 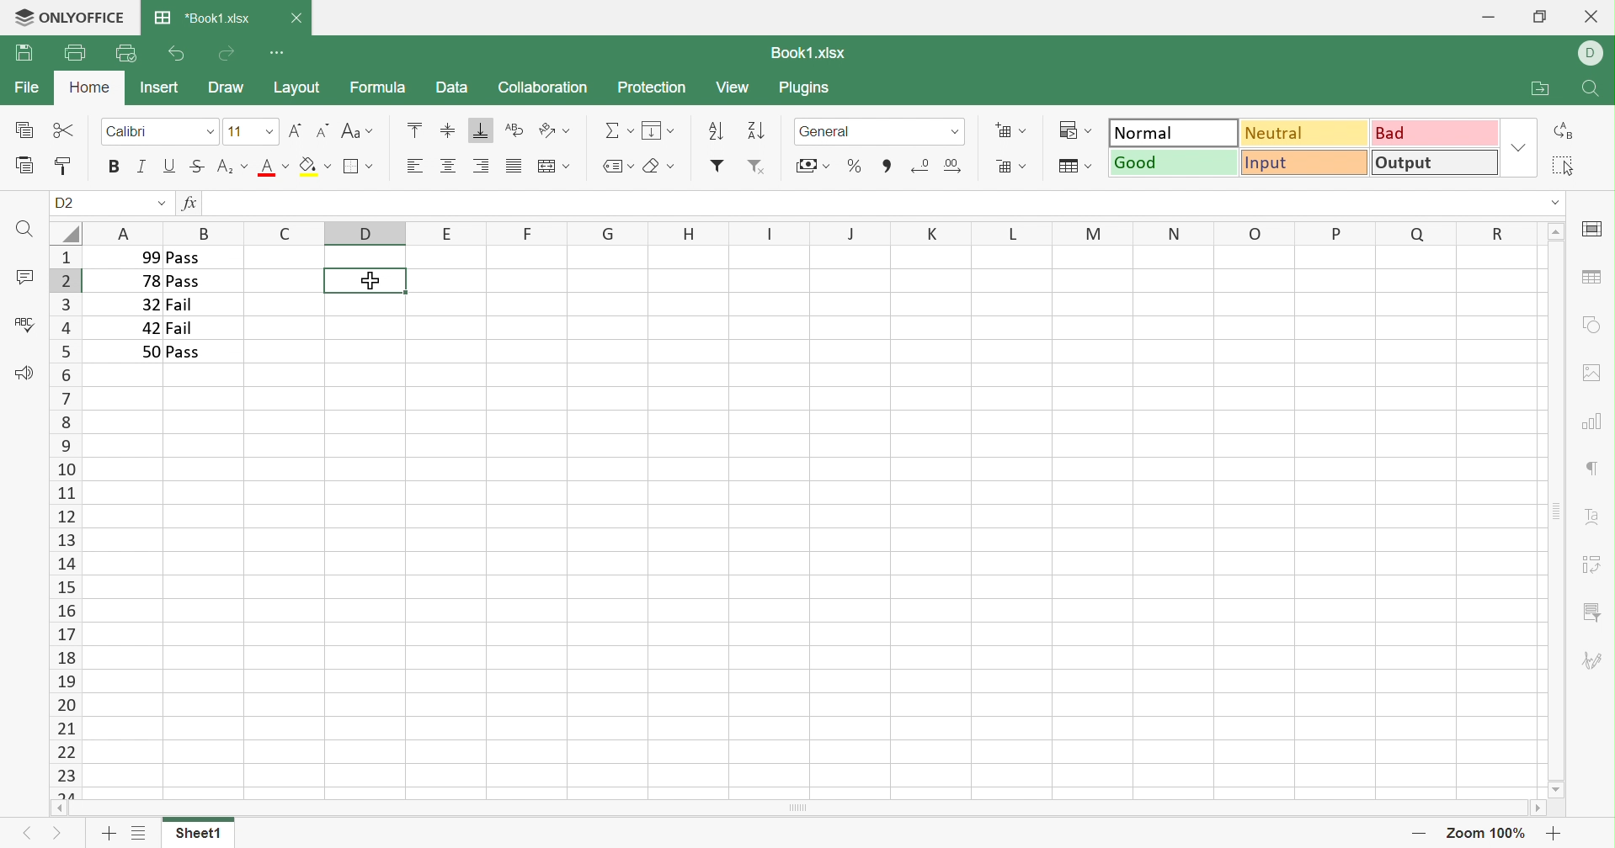 What do you see at coordinates (1595, 371) in the screenshot?
I see `Image settings` at bounding box center [1595, 371].